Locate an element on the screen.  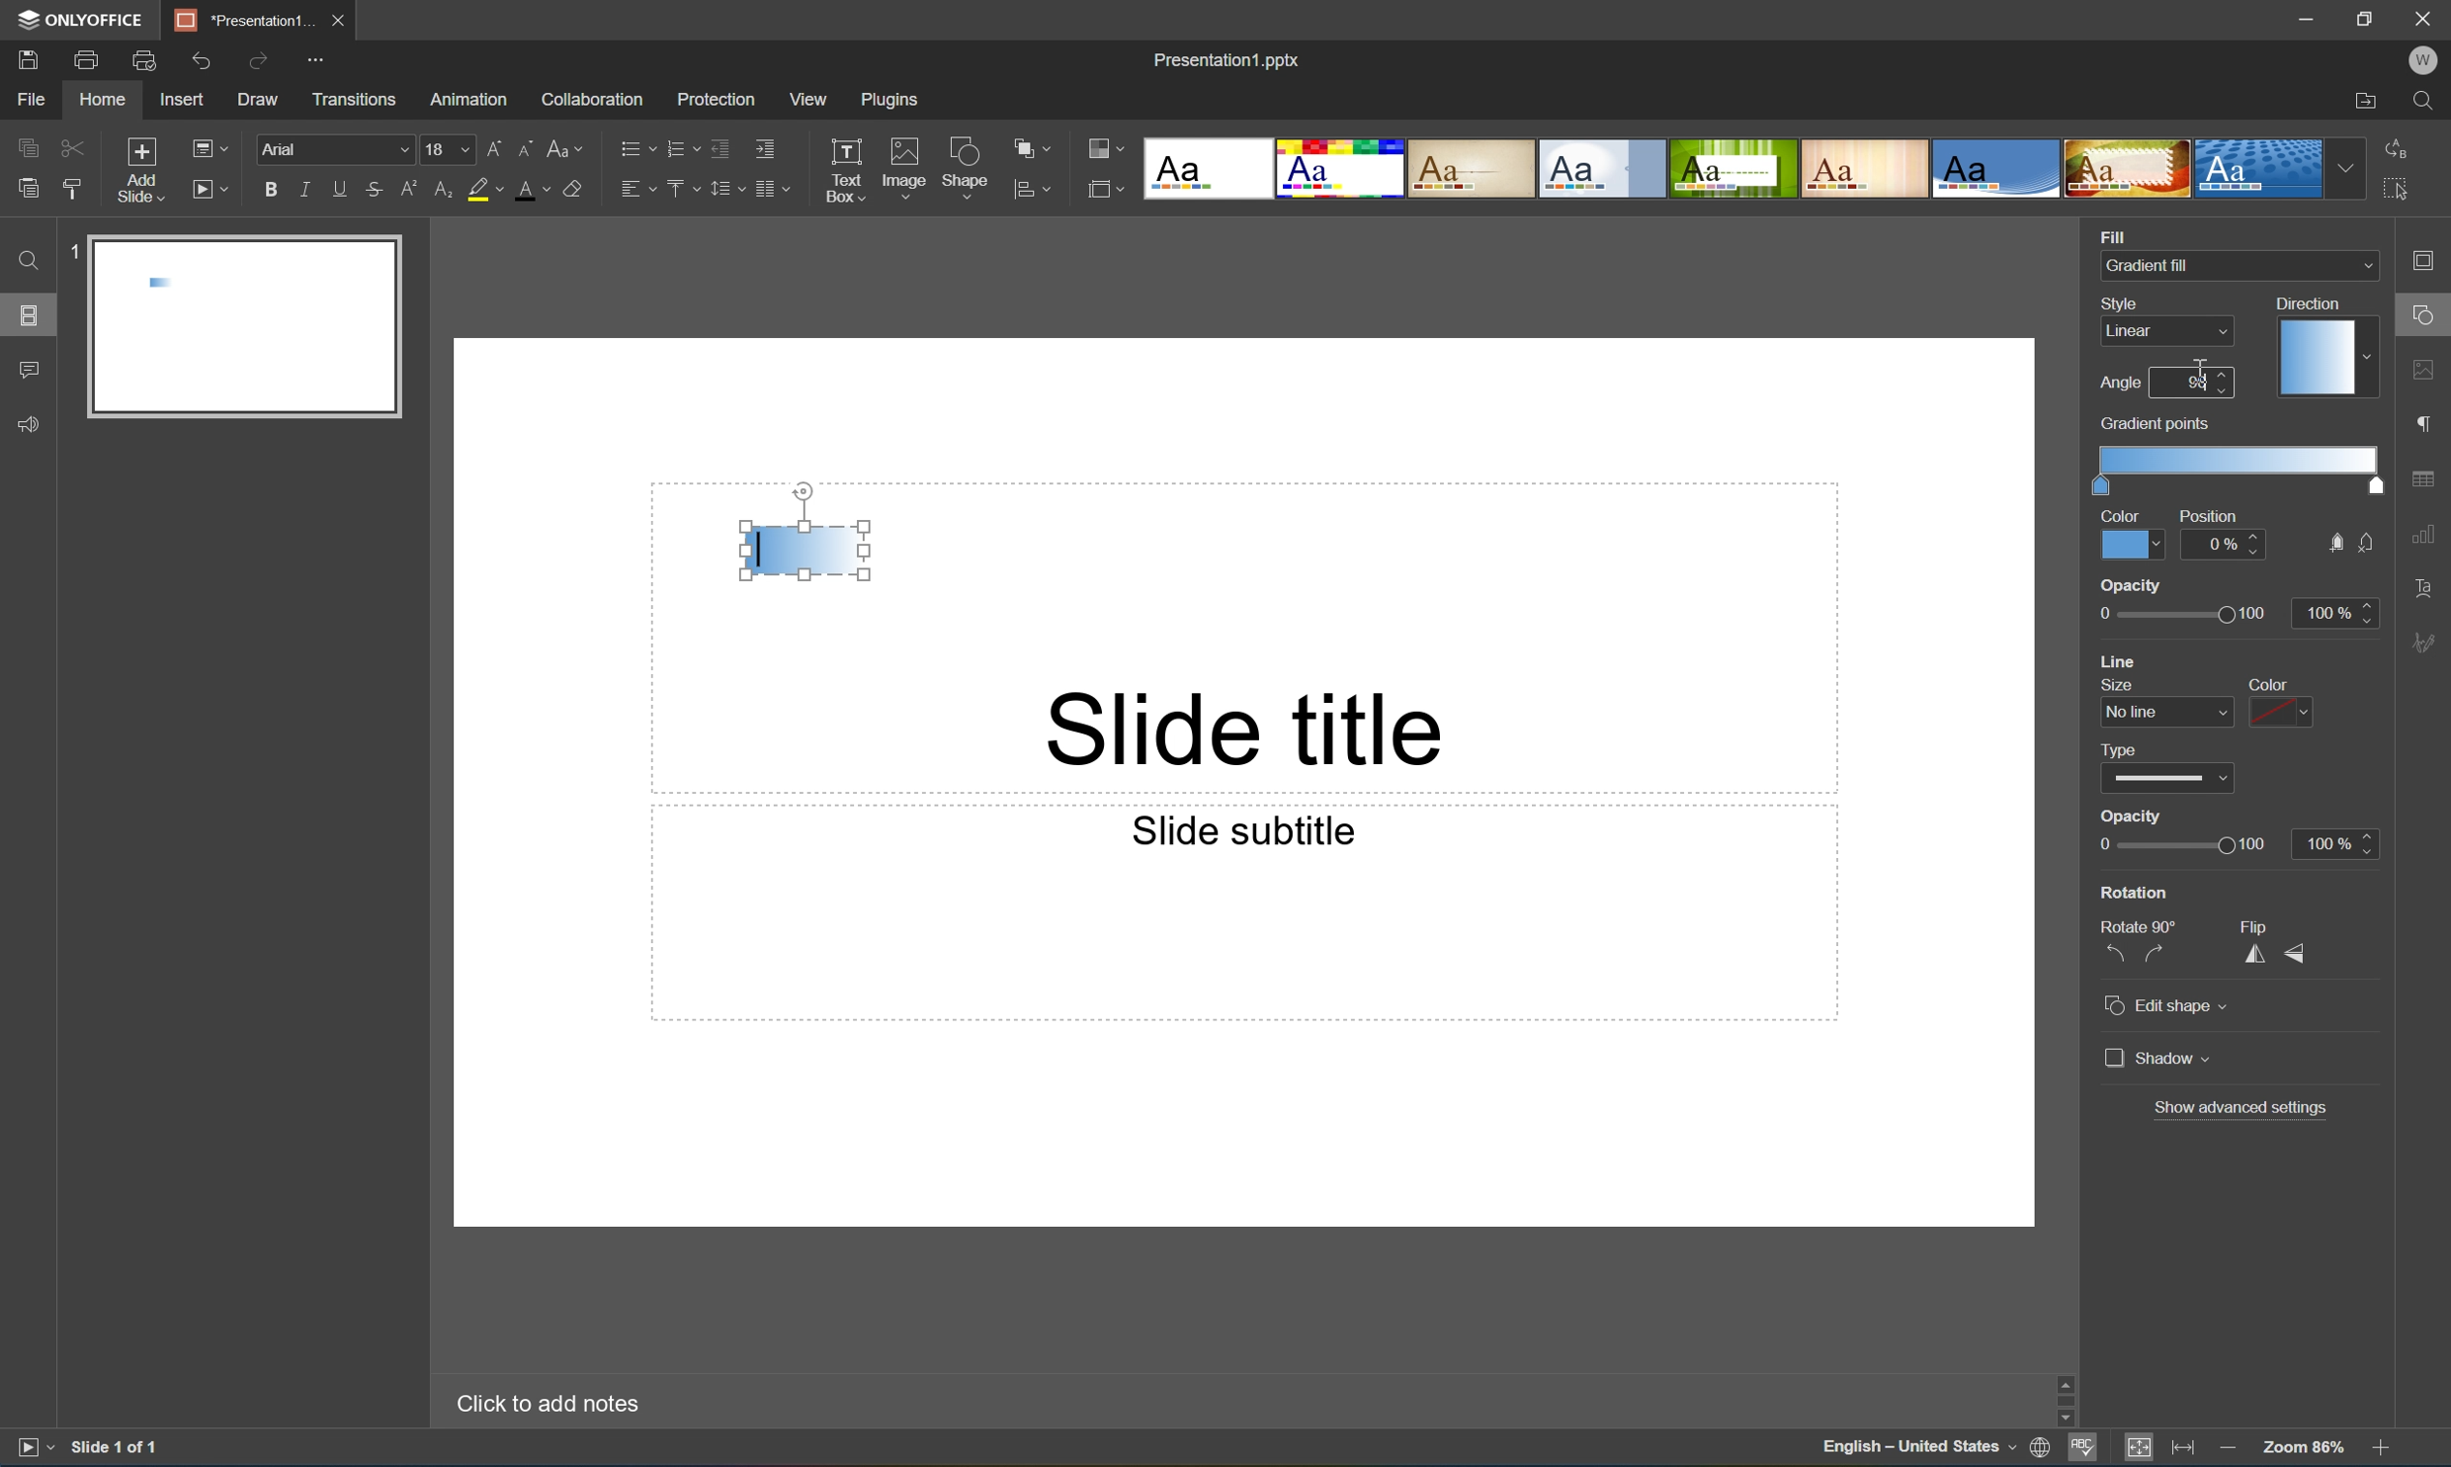
Font is located at coordinates (339, 150).